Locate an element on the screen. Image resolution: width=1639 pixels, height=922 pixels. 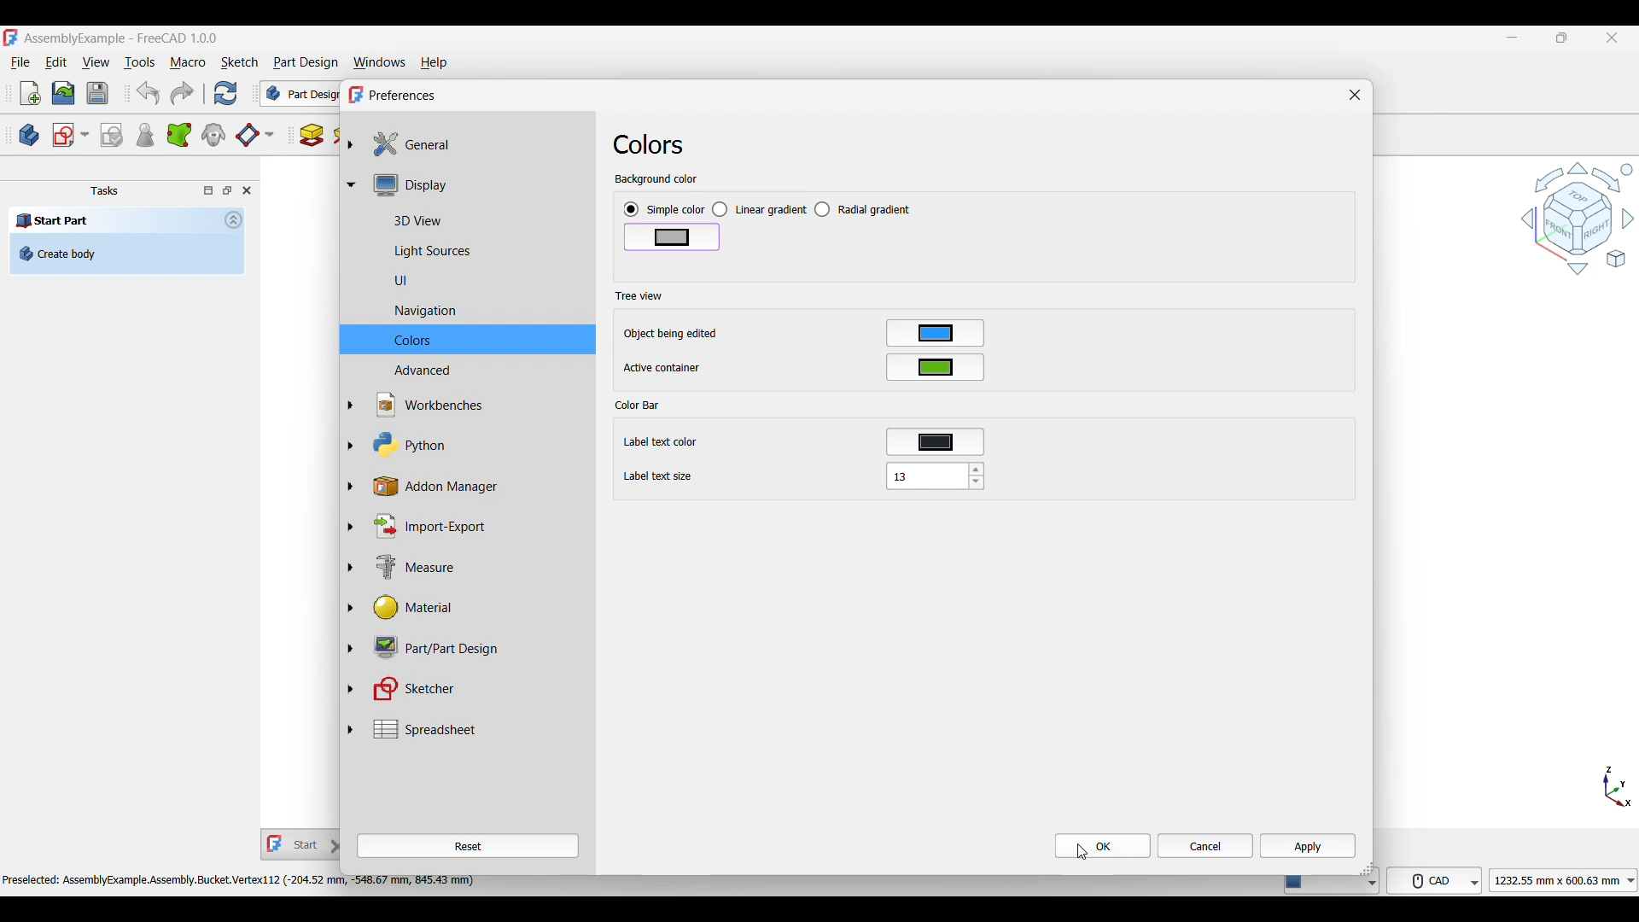
Label text size is located at coordinates (658, 477).